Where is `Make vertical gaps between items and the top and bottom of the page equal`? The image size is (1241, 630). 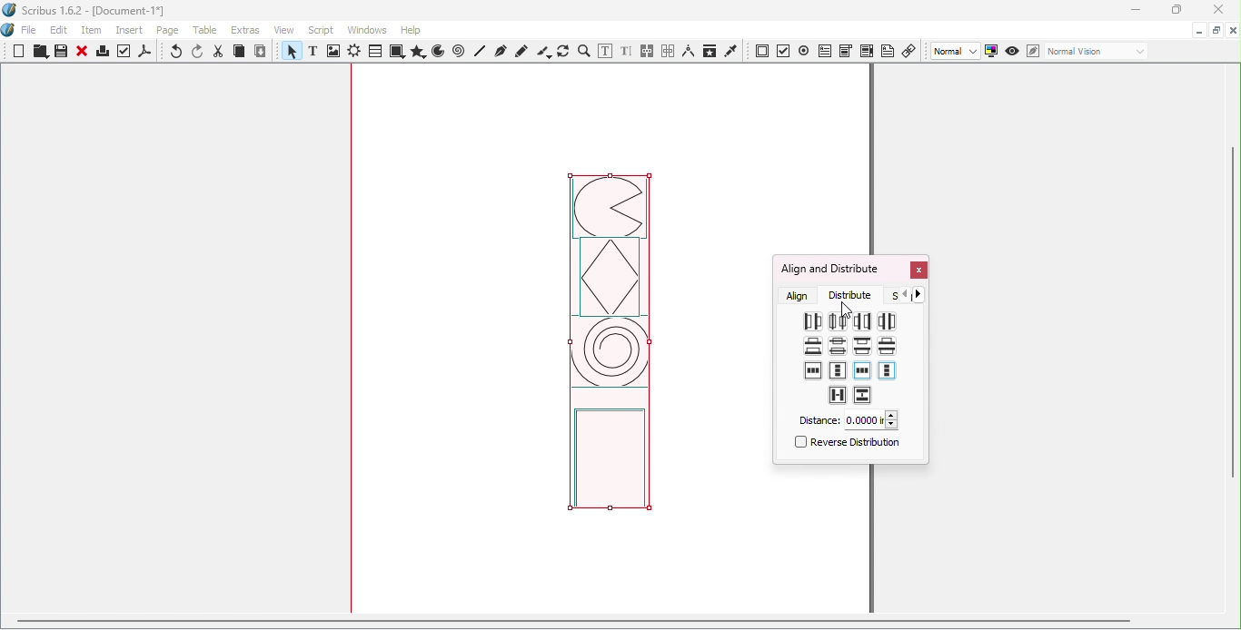 Make vertical gaps between items and the top and bottom of the page equal is located at coordinates (838, 370).